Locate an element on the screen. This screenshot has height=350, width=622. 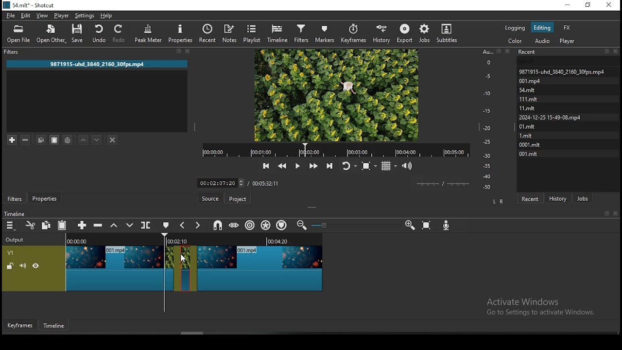
zoom timeline in is located at coordinates (304, 225).